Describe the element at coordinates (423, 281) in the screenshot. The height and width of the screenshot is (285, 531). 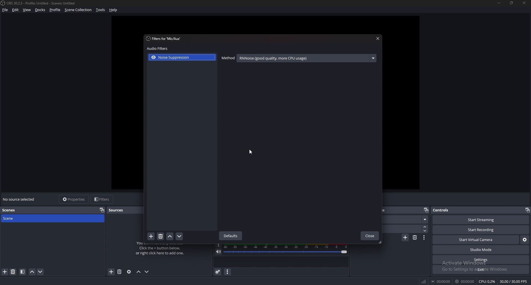
I see `network` at that location.